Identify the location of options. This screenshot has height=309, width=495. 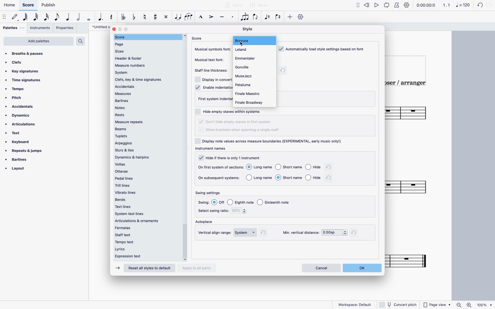
(253, 202).